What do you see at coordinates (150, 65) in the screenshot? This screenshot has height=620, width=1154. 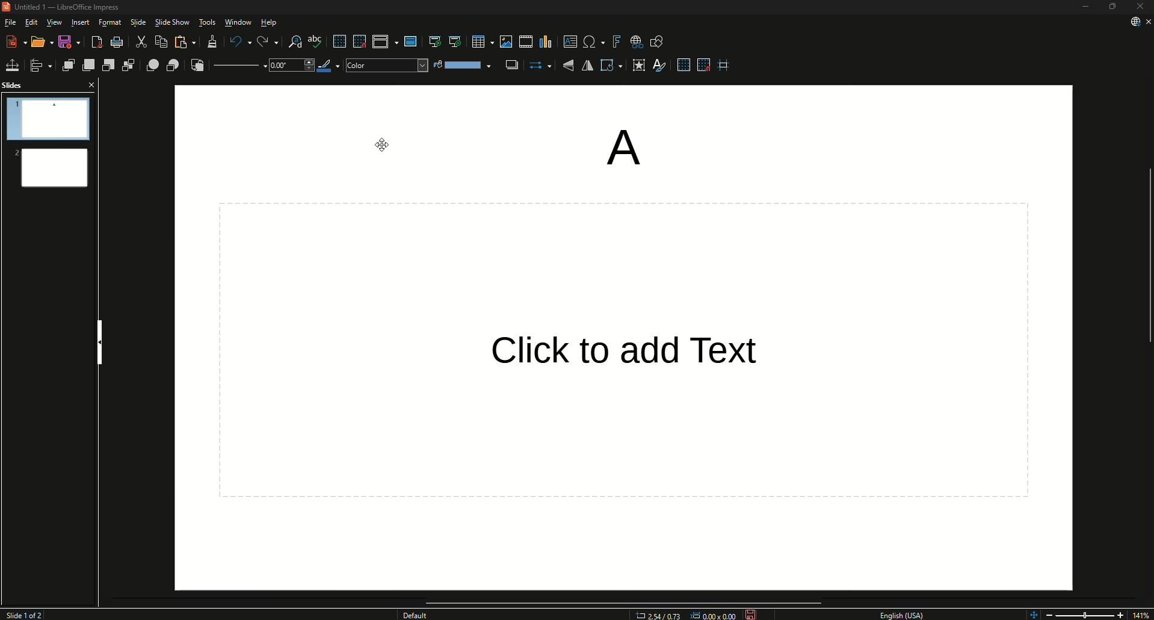 I see `In Front of Object` at bounding box center [150, 65].